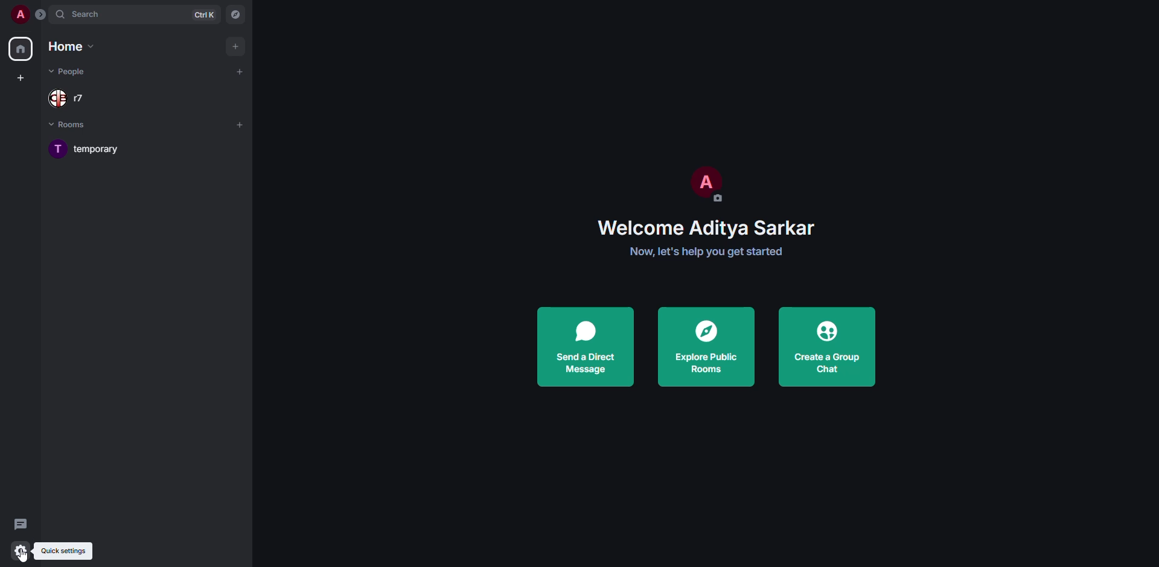 The image size is (1159, 567). What do you see at coordinates (20, 551) in the screenshot?
I see `quick settings` at bounding box center [20, 551].